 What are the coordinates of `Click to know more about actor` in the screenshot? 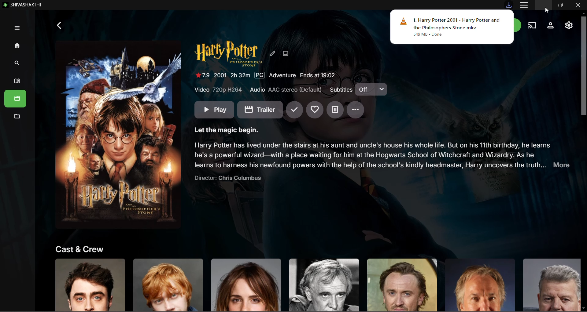 It's located at (323, 285).